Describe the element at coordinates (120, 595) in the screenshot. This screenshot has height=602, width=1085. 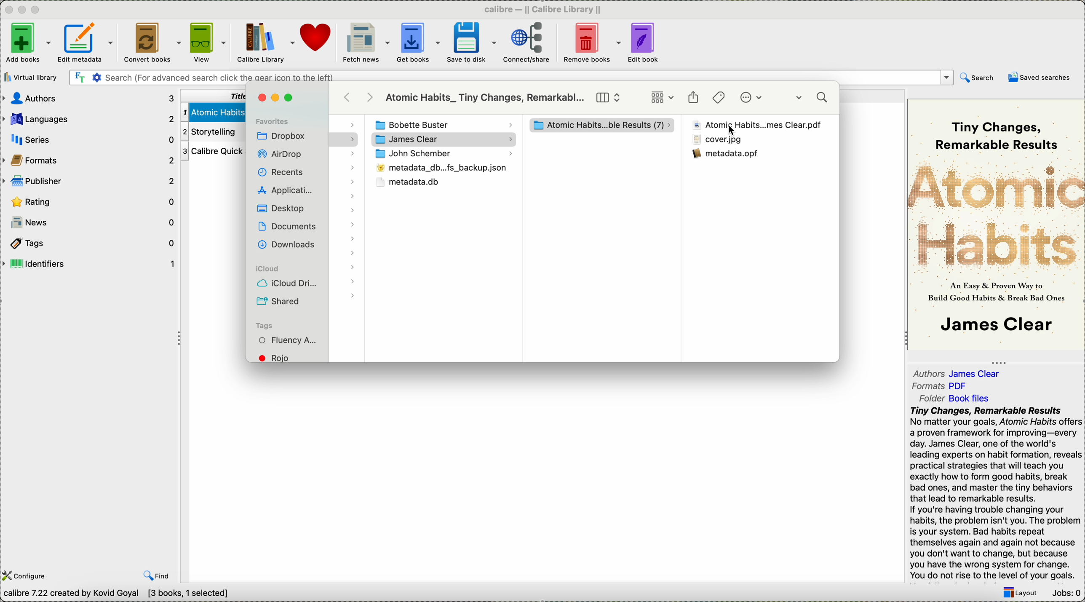
I see `data` at that location.